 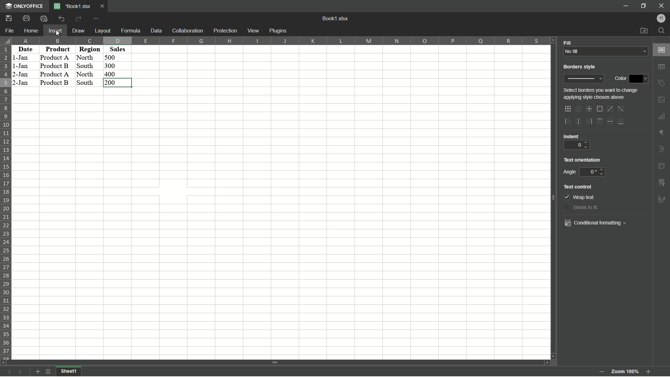 I want to click on cursor, so click(x=60, y=34).